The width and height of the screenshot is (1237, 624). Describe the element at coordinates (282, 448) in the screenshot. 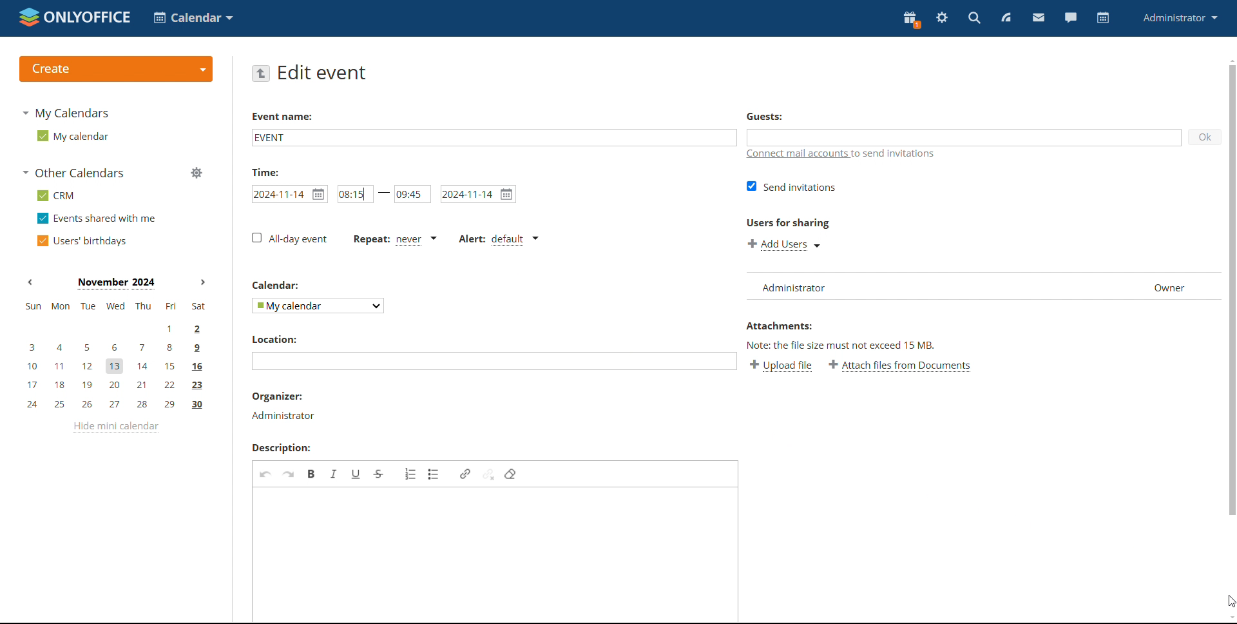

I see `description` at that location.